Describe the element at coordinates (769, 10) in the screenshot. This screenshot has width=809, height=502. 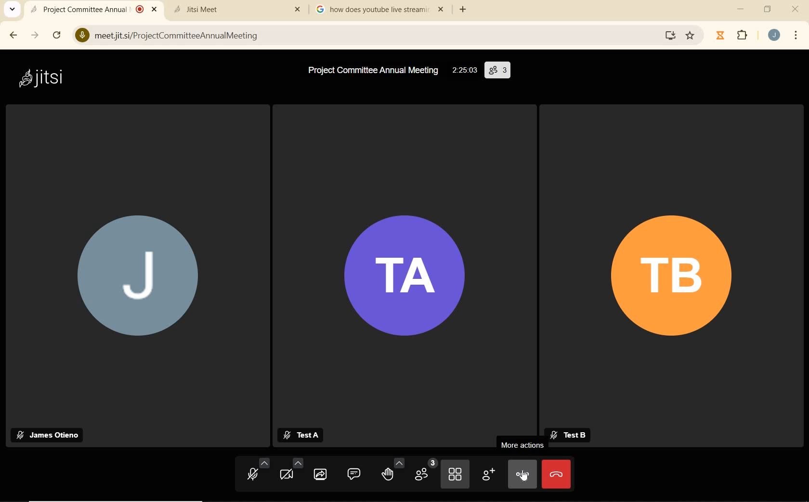
I see `restore down` at that location.